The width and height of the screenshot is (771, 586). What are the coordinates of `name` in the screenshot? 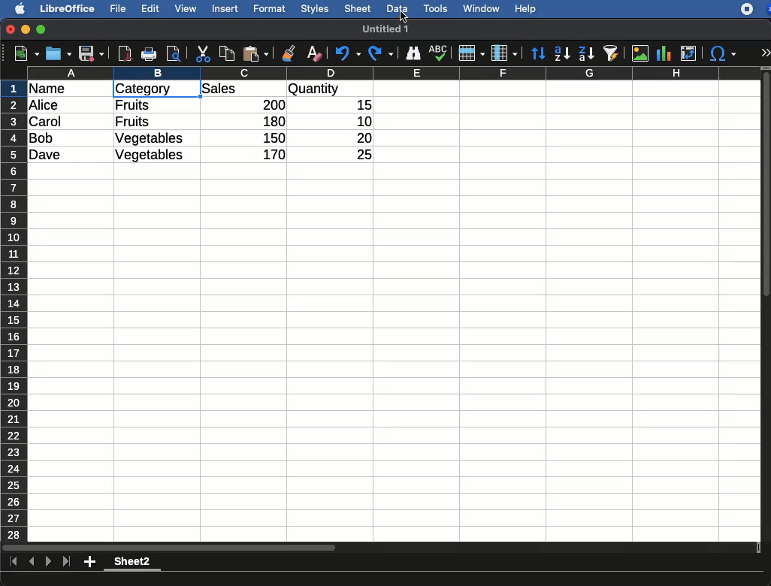 It's located at (51, 89).